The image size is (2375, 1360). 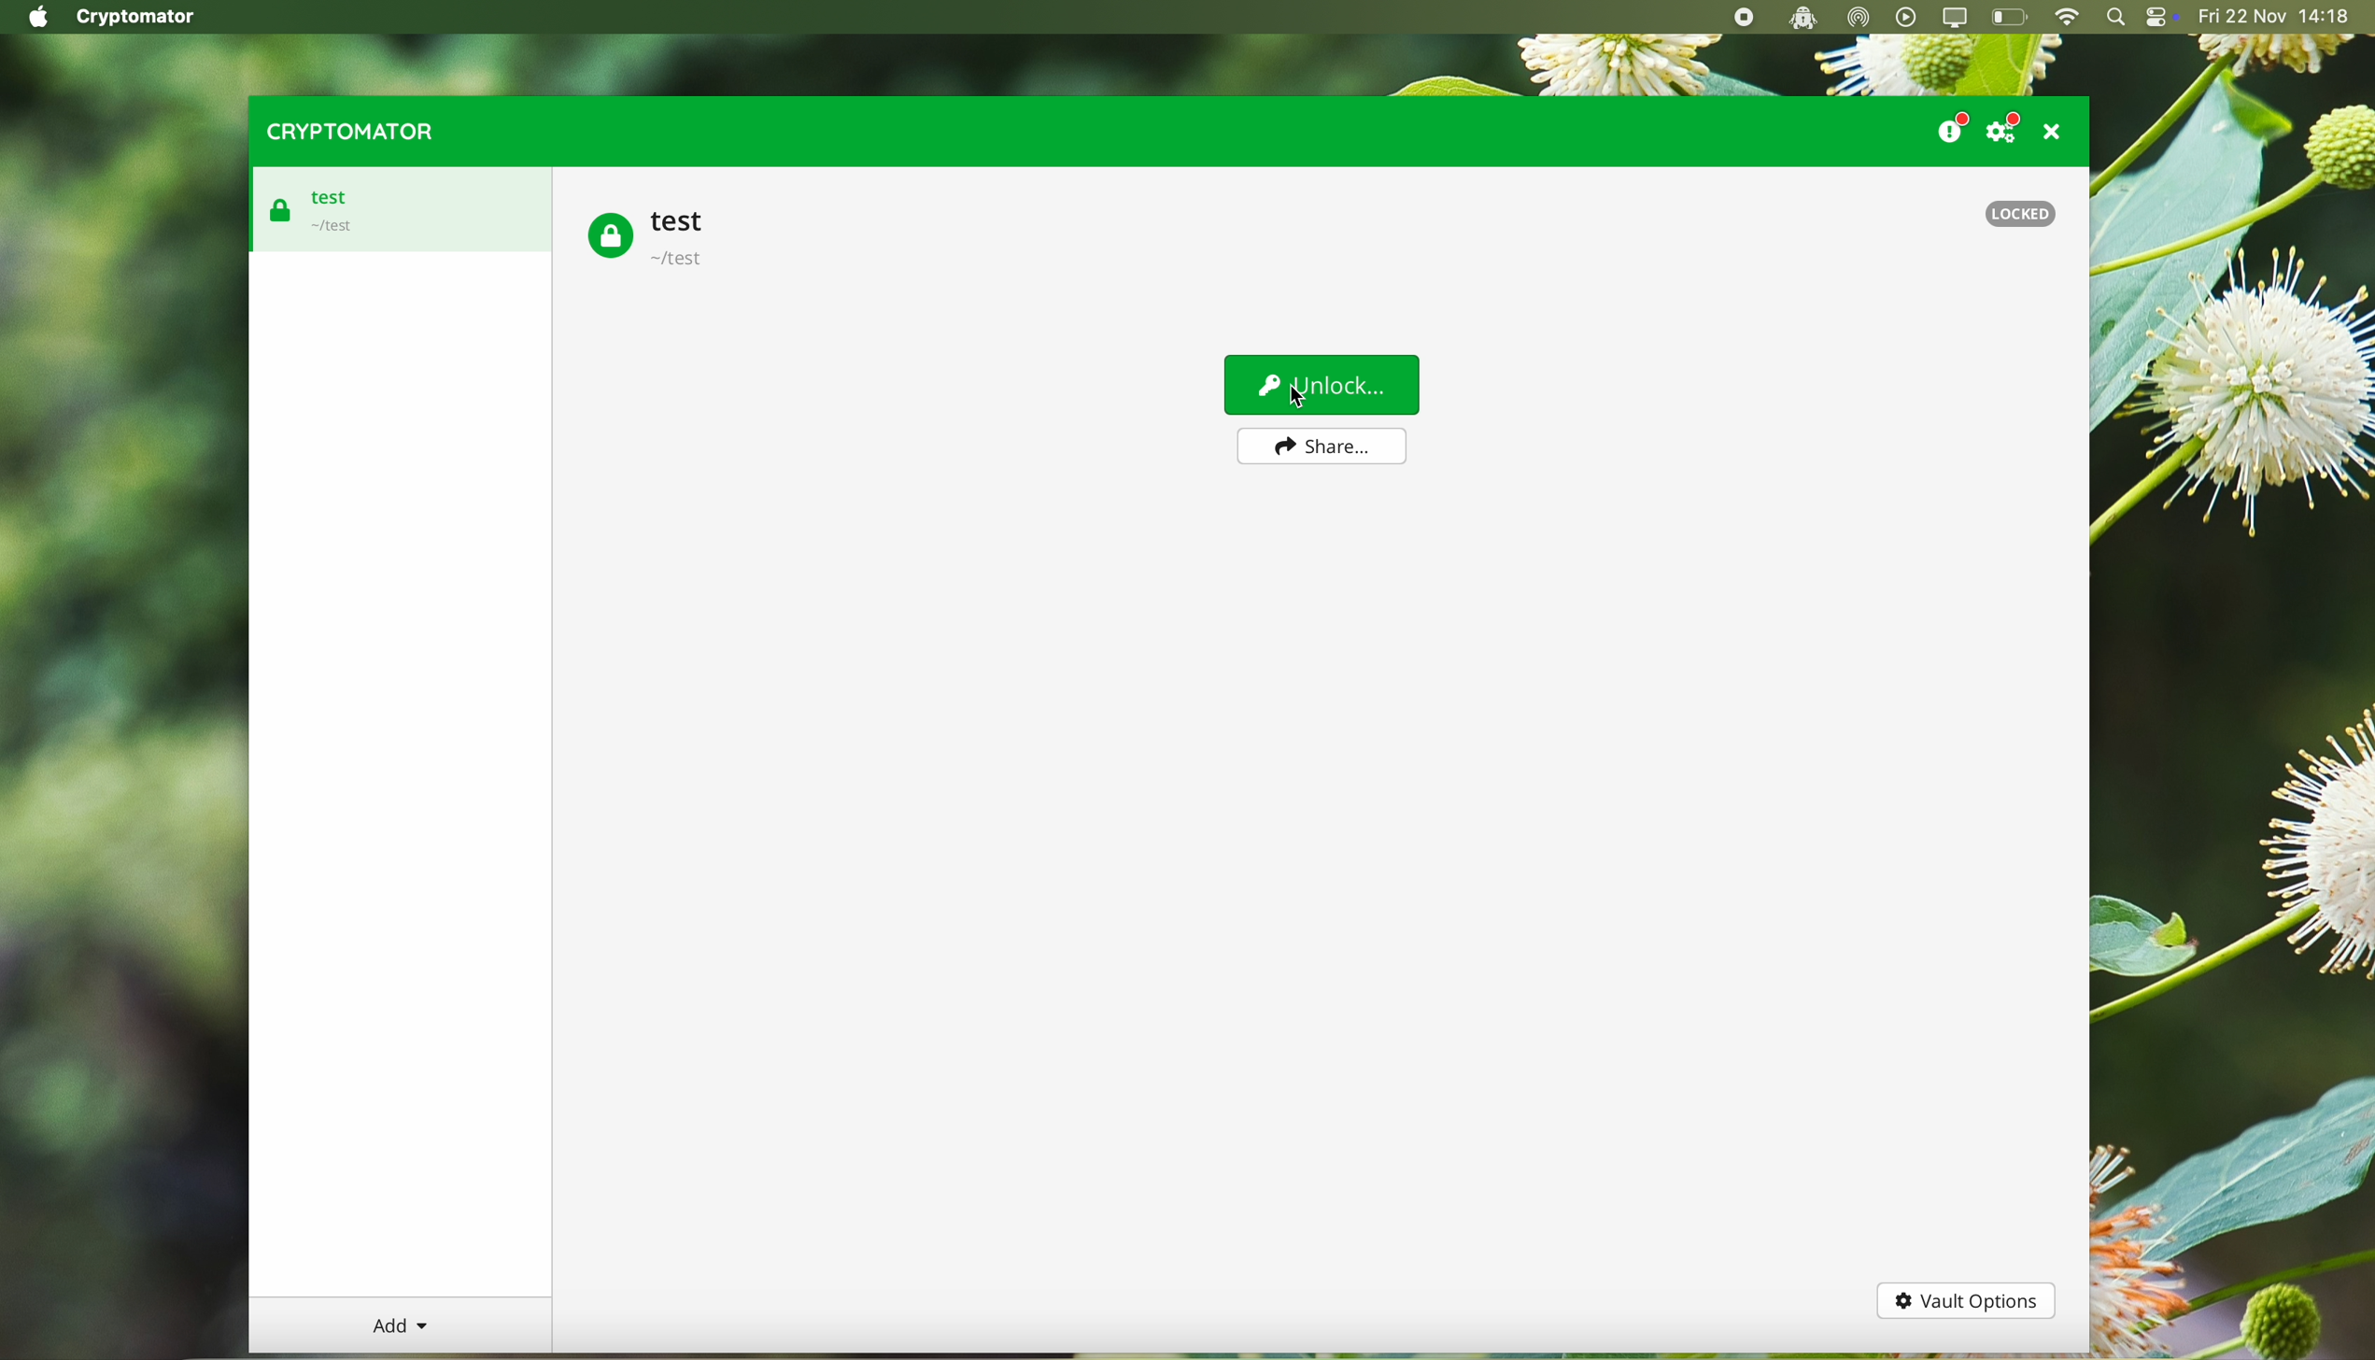 What do you see at coordinates (315, 211) in the screenshot?
I see `test vault` at bounding box center [315, 211].